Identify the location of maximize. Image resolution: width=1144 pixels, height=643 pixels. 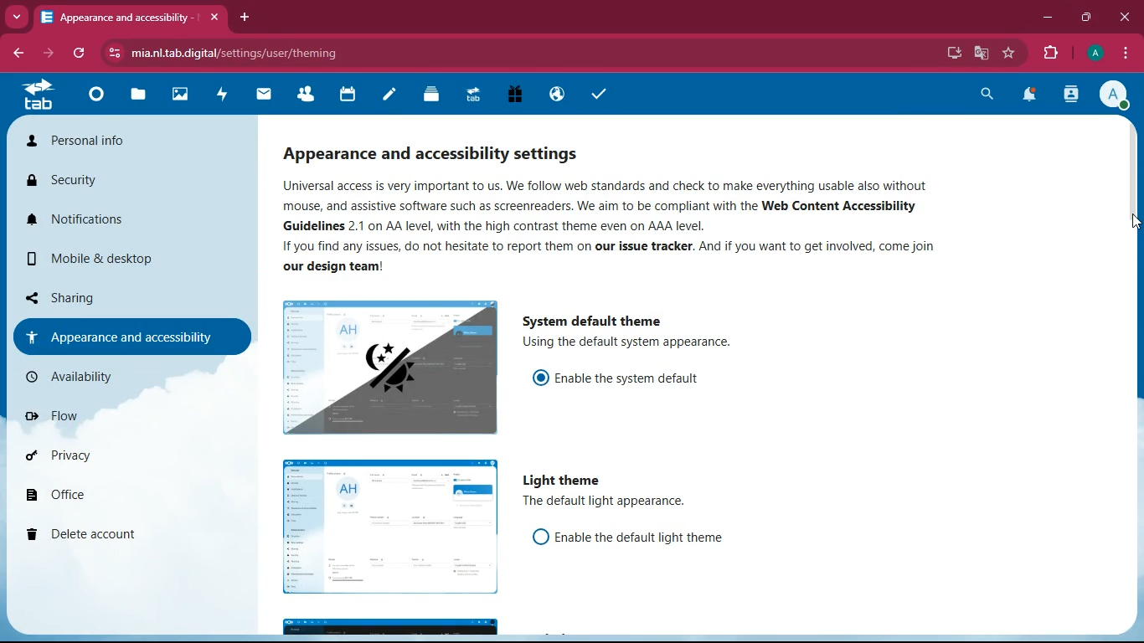
(1087, 18).